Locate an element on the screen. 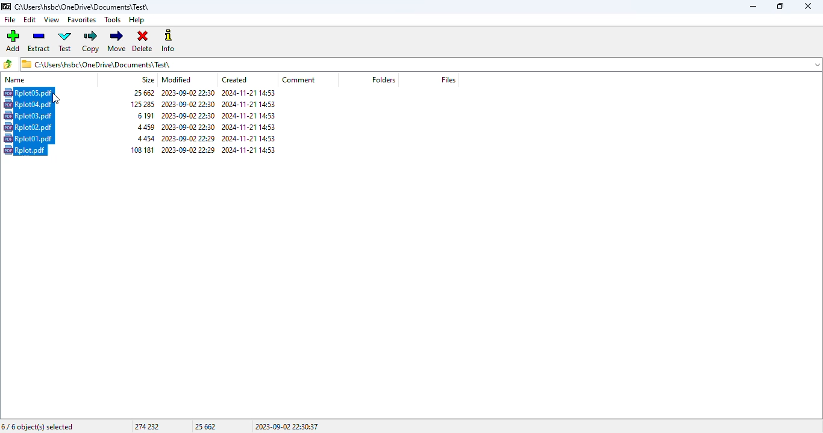 The height and width of the screenshot is (433, 823). test is located at coordinates (65, 41).